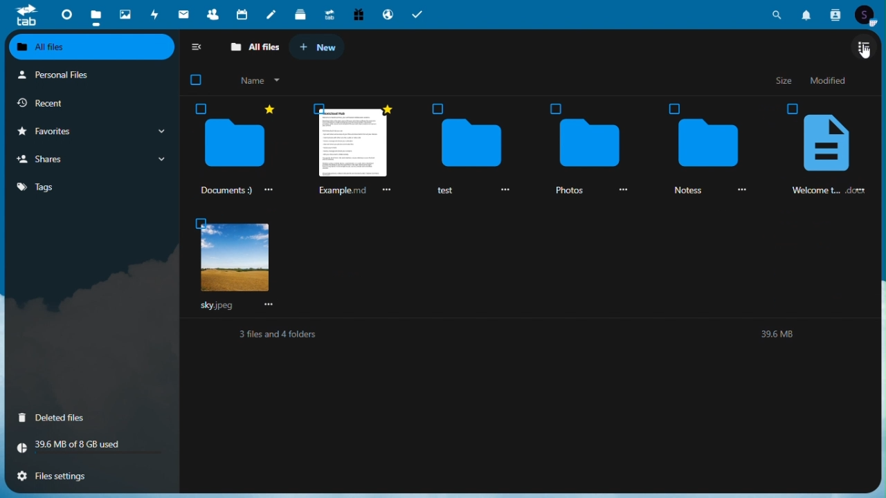 The width and height of the screenshot is (886, 498). What do you see at coordinates (90, 131) in the screenshot?
I see `favourites` at bounding box center [90, 131].